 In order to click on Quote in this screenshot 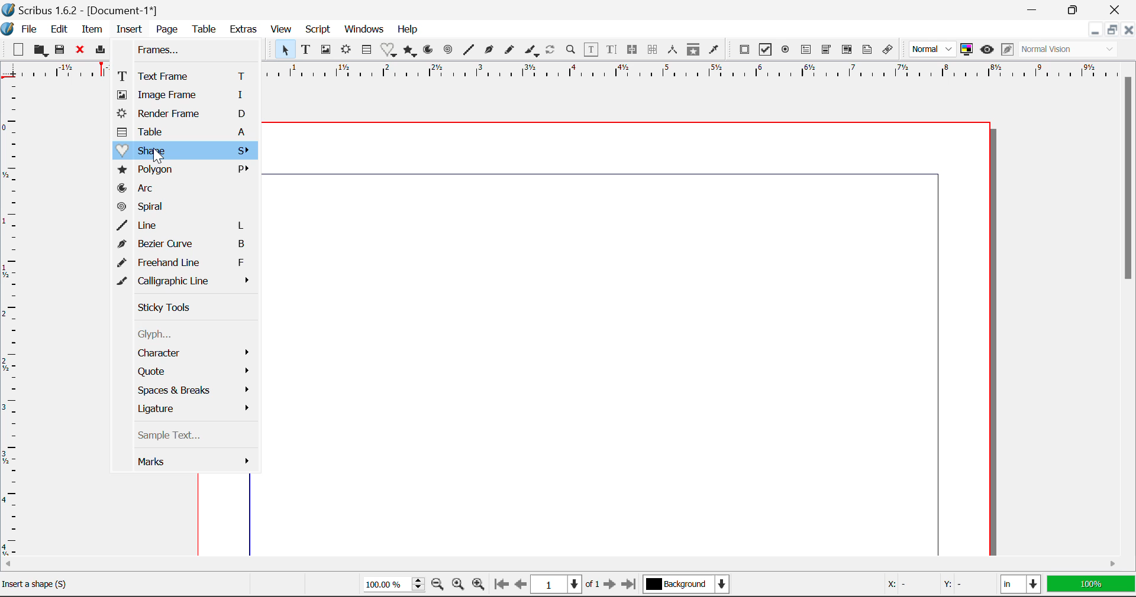, I will do `click(189, 371)`.